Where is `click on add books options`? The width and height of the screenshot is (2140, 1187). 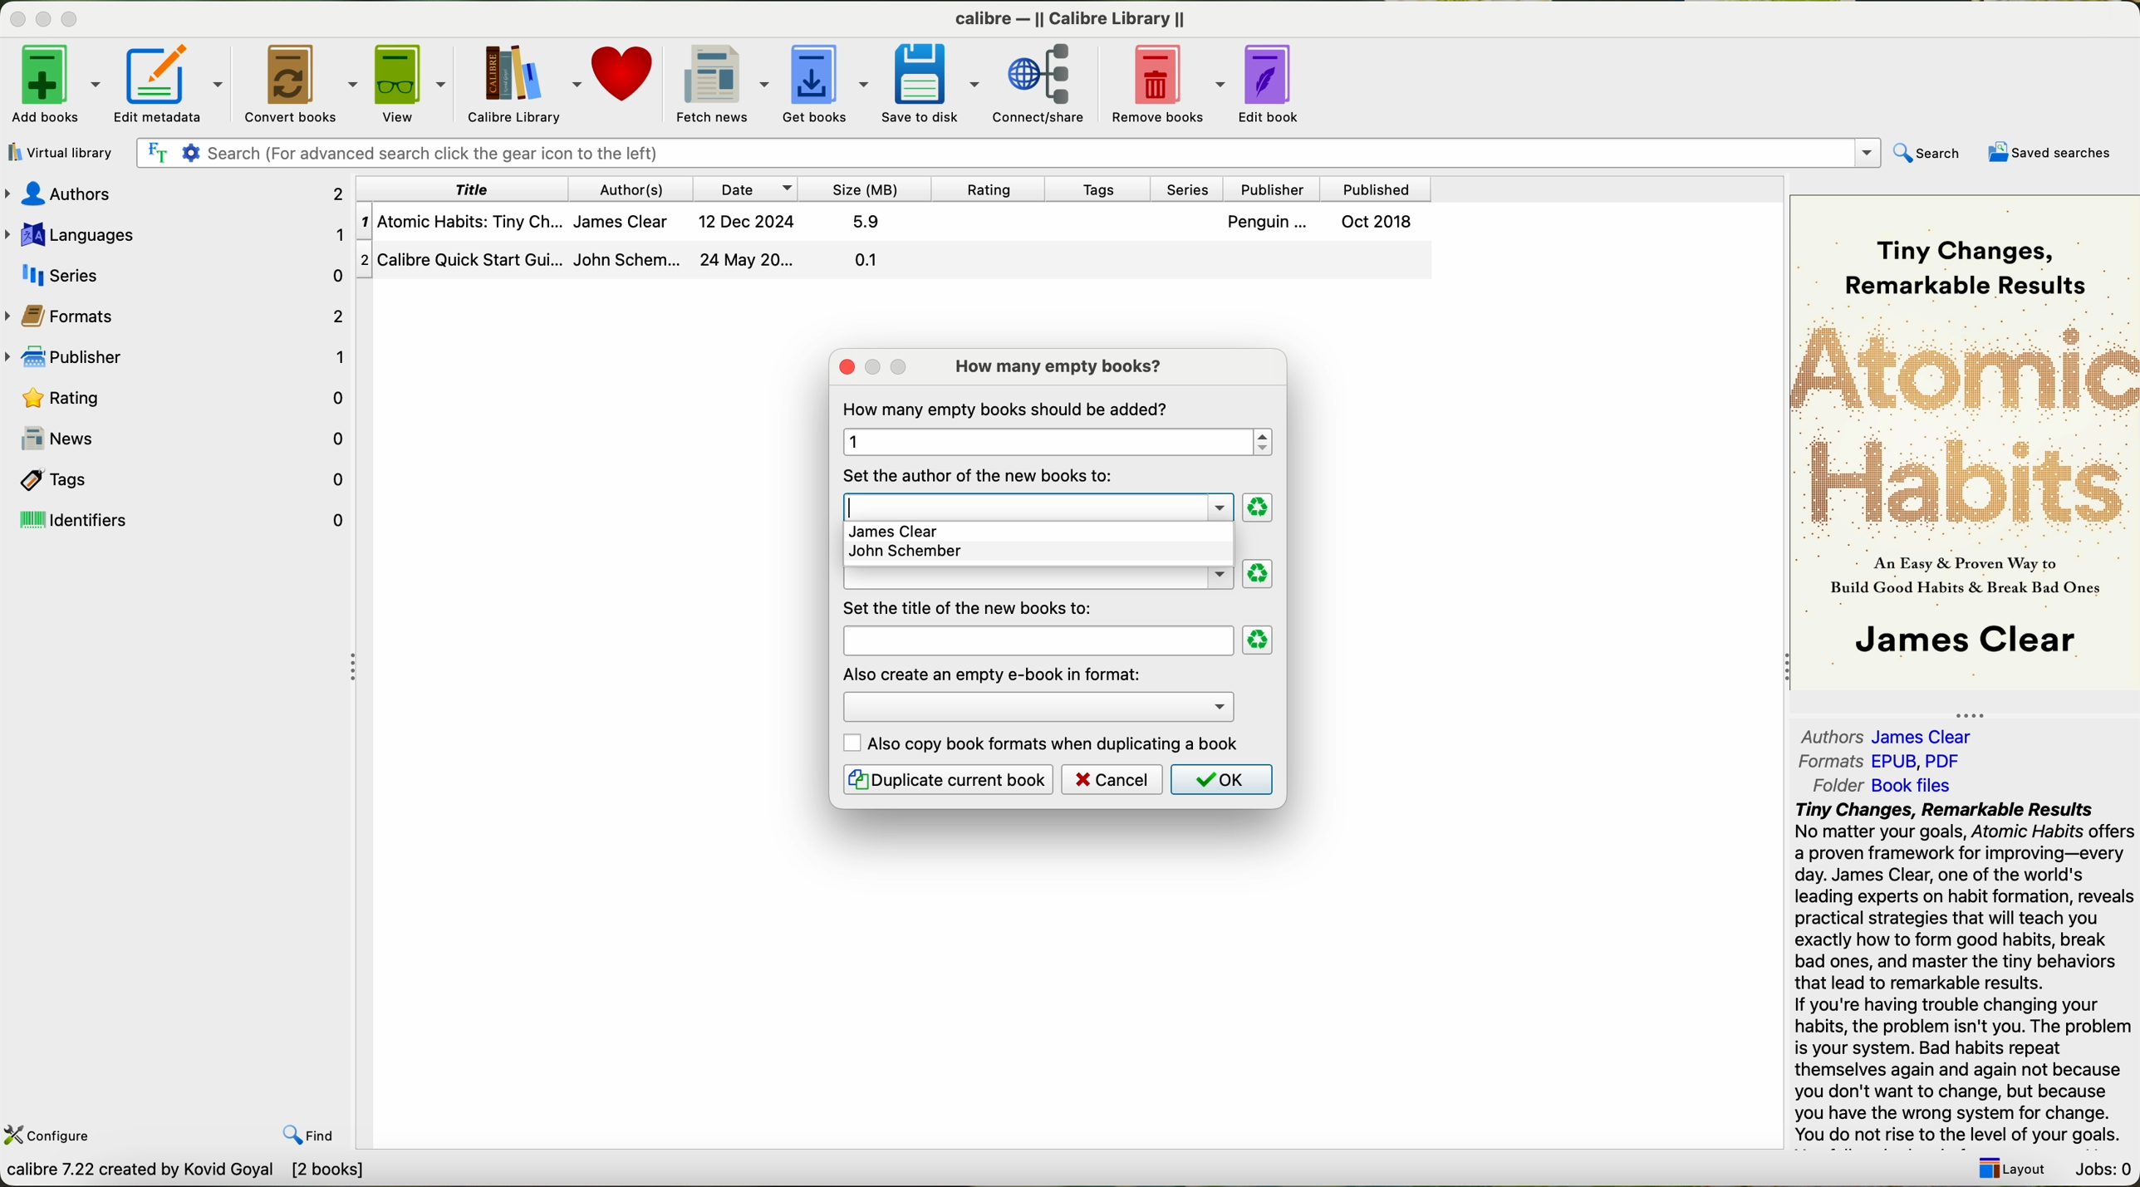 click on add books options is located at coordinates (55, 83).